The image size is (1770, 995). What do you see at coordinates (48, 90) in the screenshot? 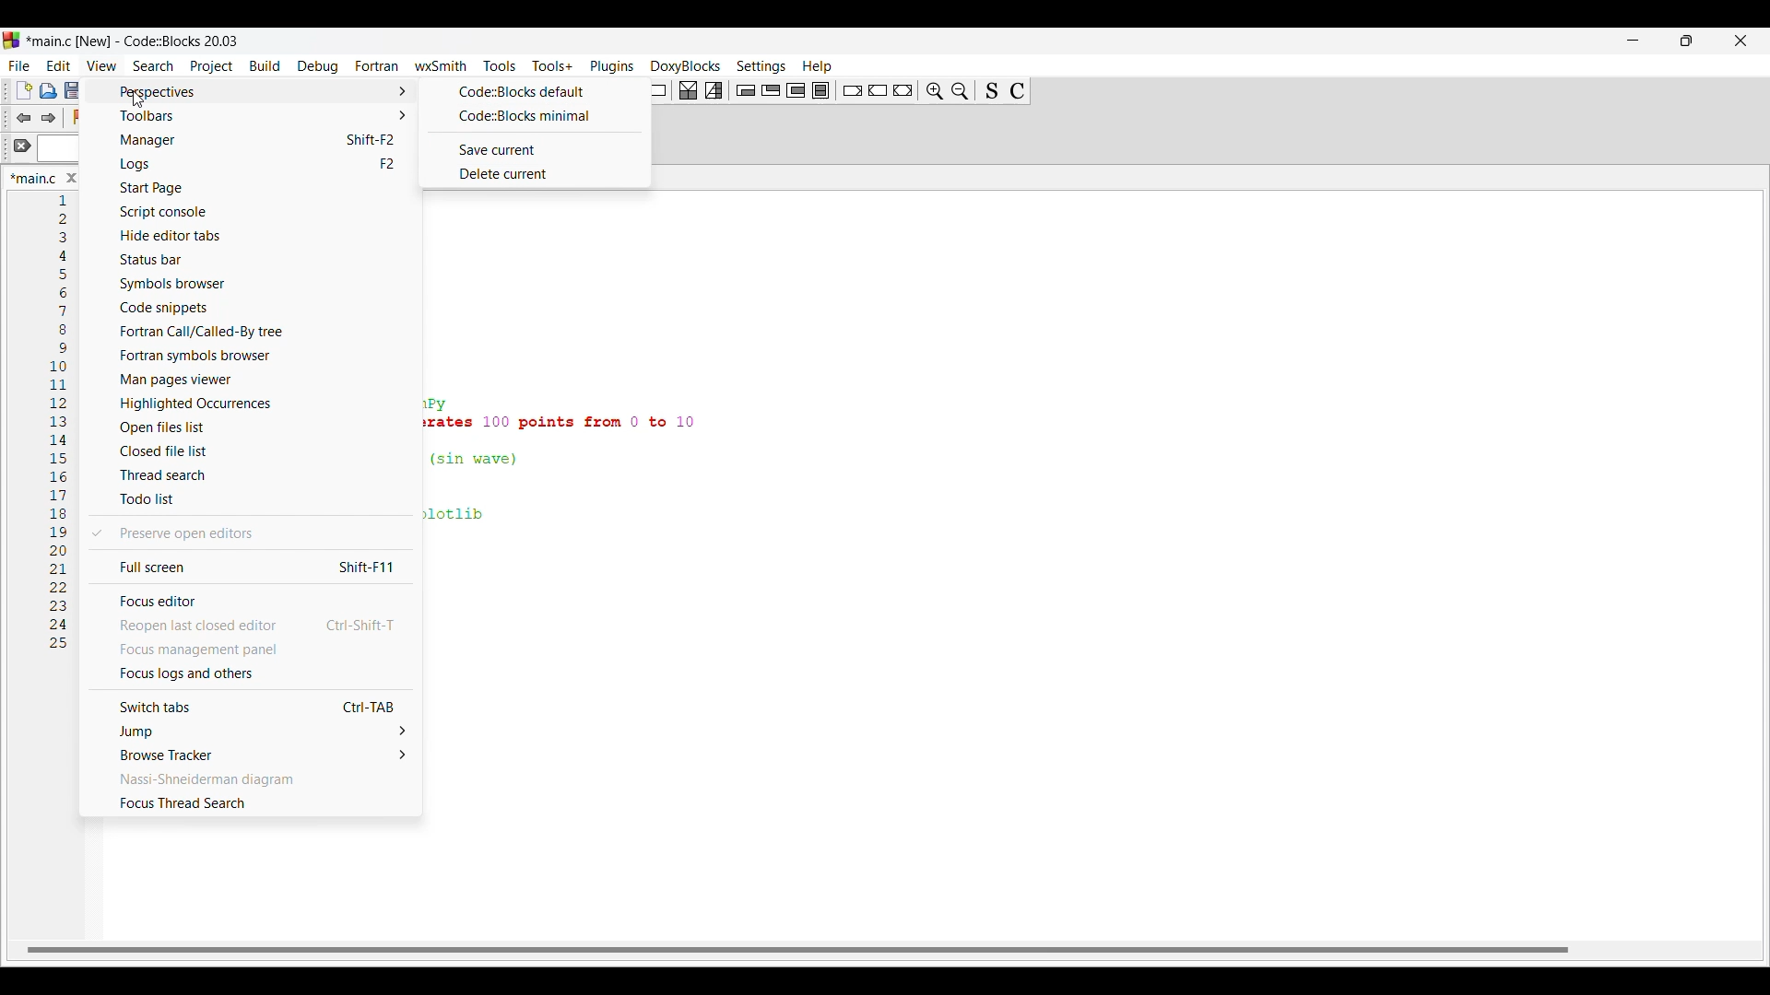
I see `Open` at bounding box center [48, 90].